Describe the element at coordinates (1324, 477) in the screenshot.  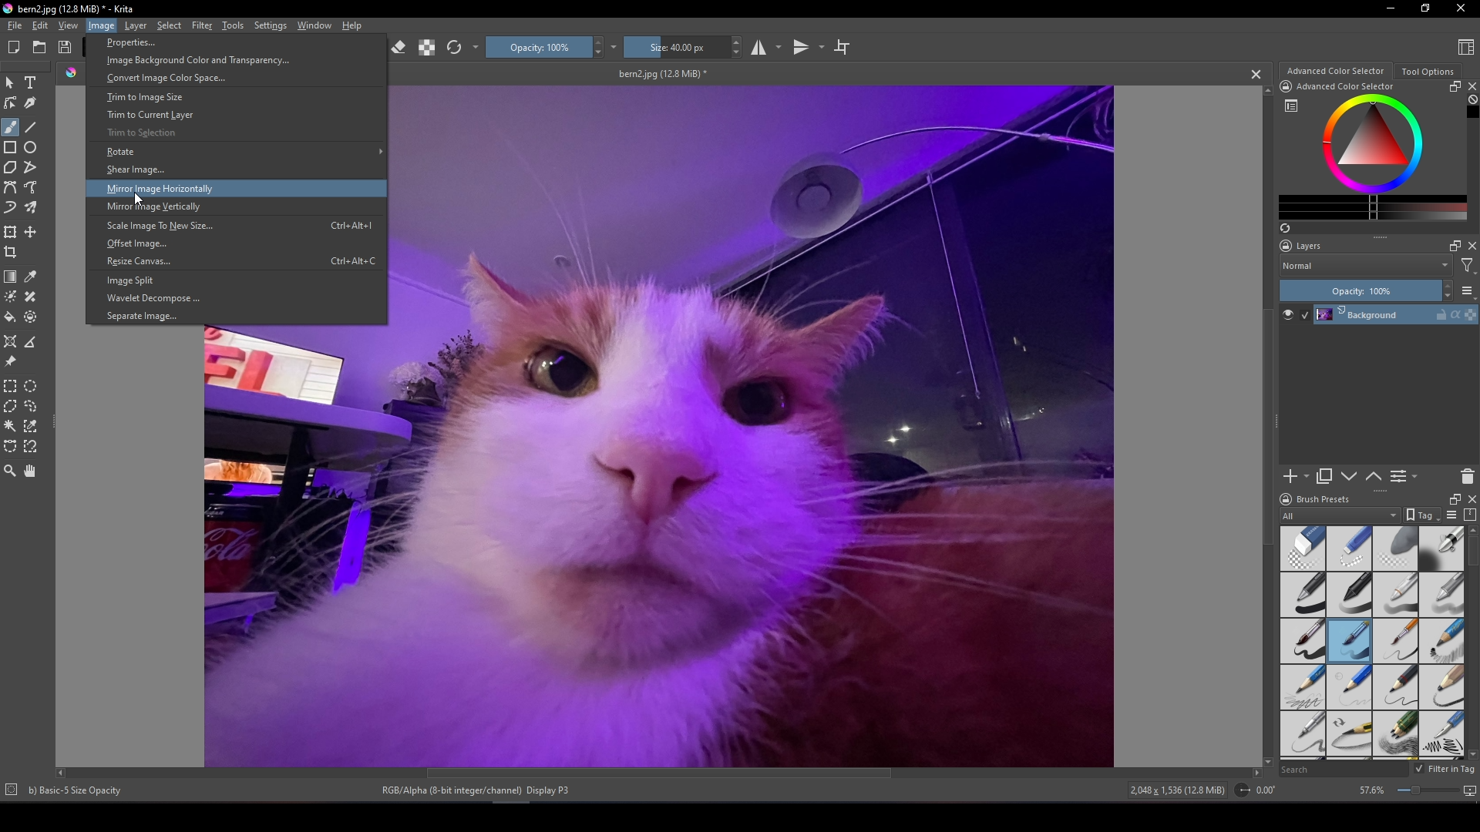
I see `Duplicate layer` at that location.